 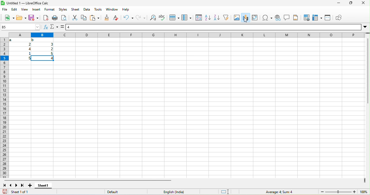 I want to click on name box, so click(x=21, y=27).